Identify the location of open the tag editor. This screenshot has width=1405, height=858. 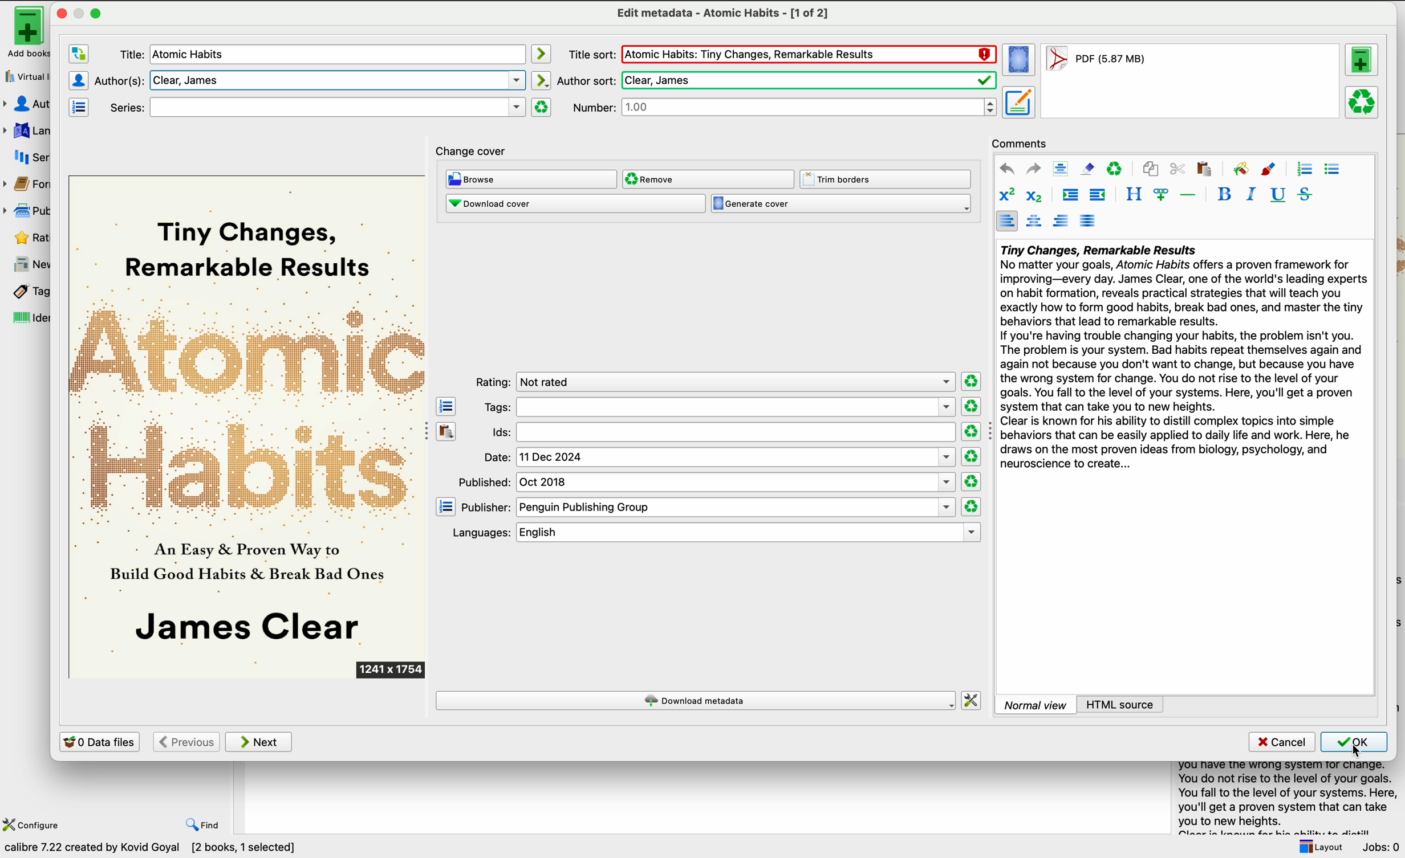
(446, 406).